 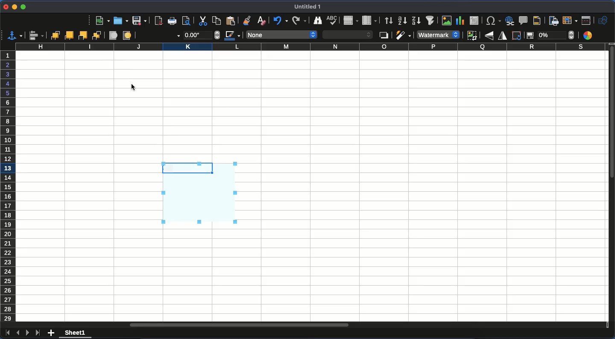 I want to click on shadow, so click(x=384, y=36).